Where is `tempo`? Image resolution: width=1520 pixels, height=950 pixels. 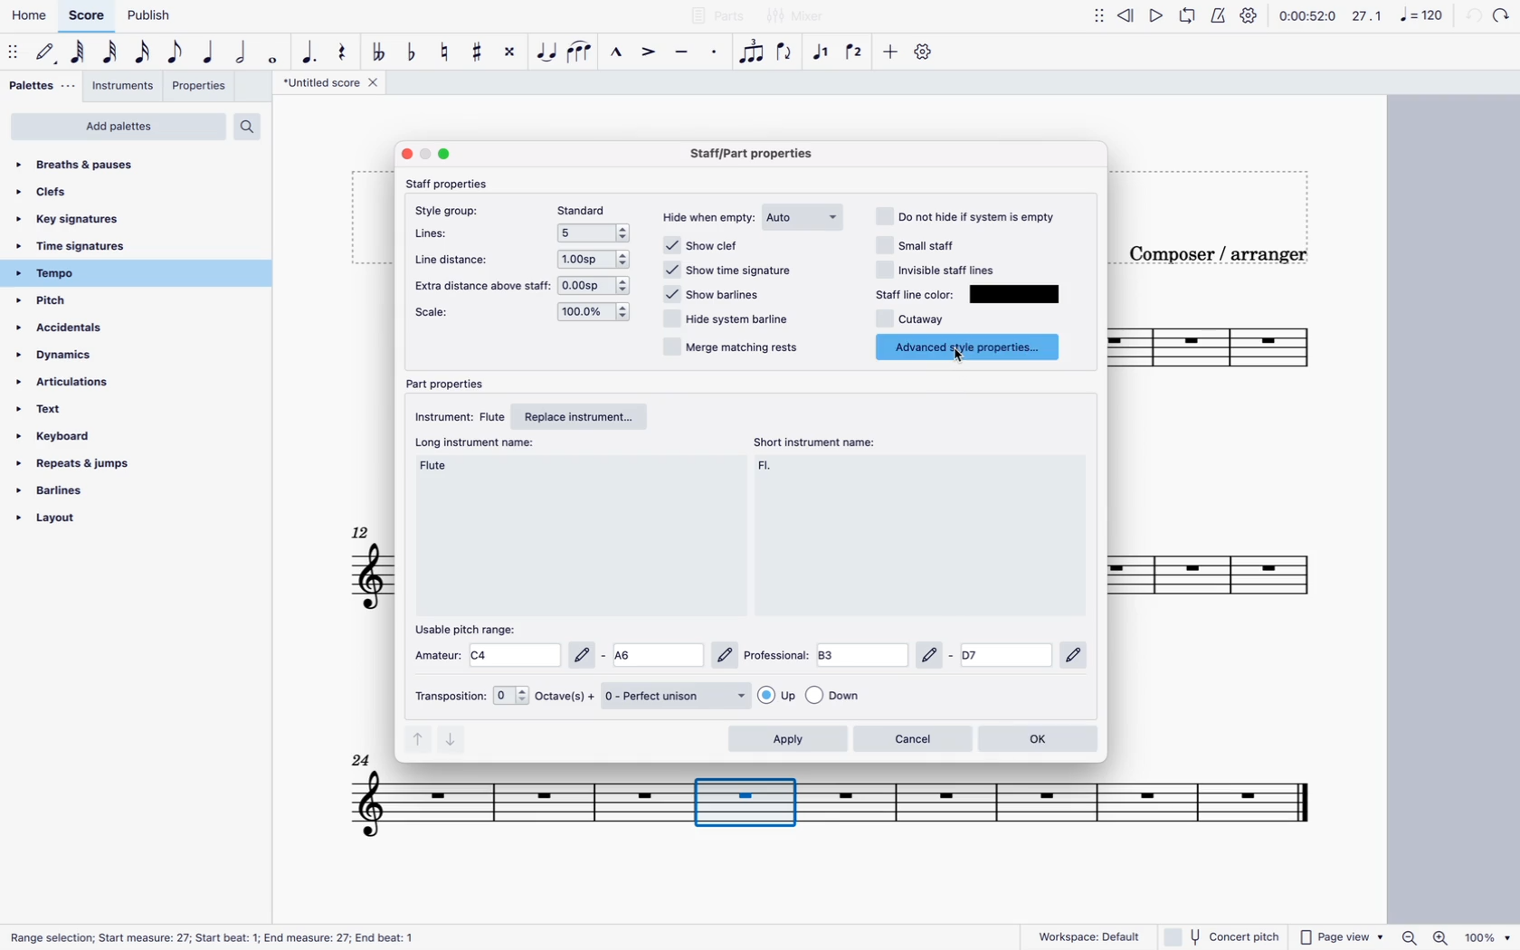
tempo is located at coordinates (115, 275).